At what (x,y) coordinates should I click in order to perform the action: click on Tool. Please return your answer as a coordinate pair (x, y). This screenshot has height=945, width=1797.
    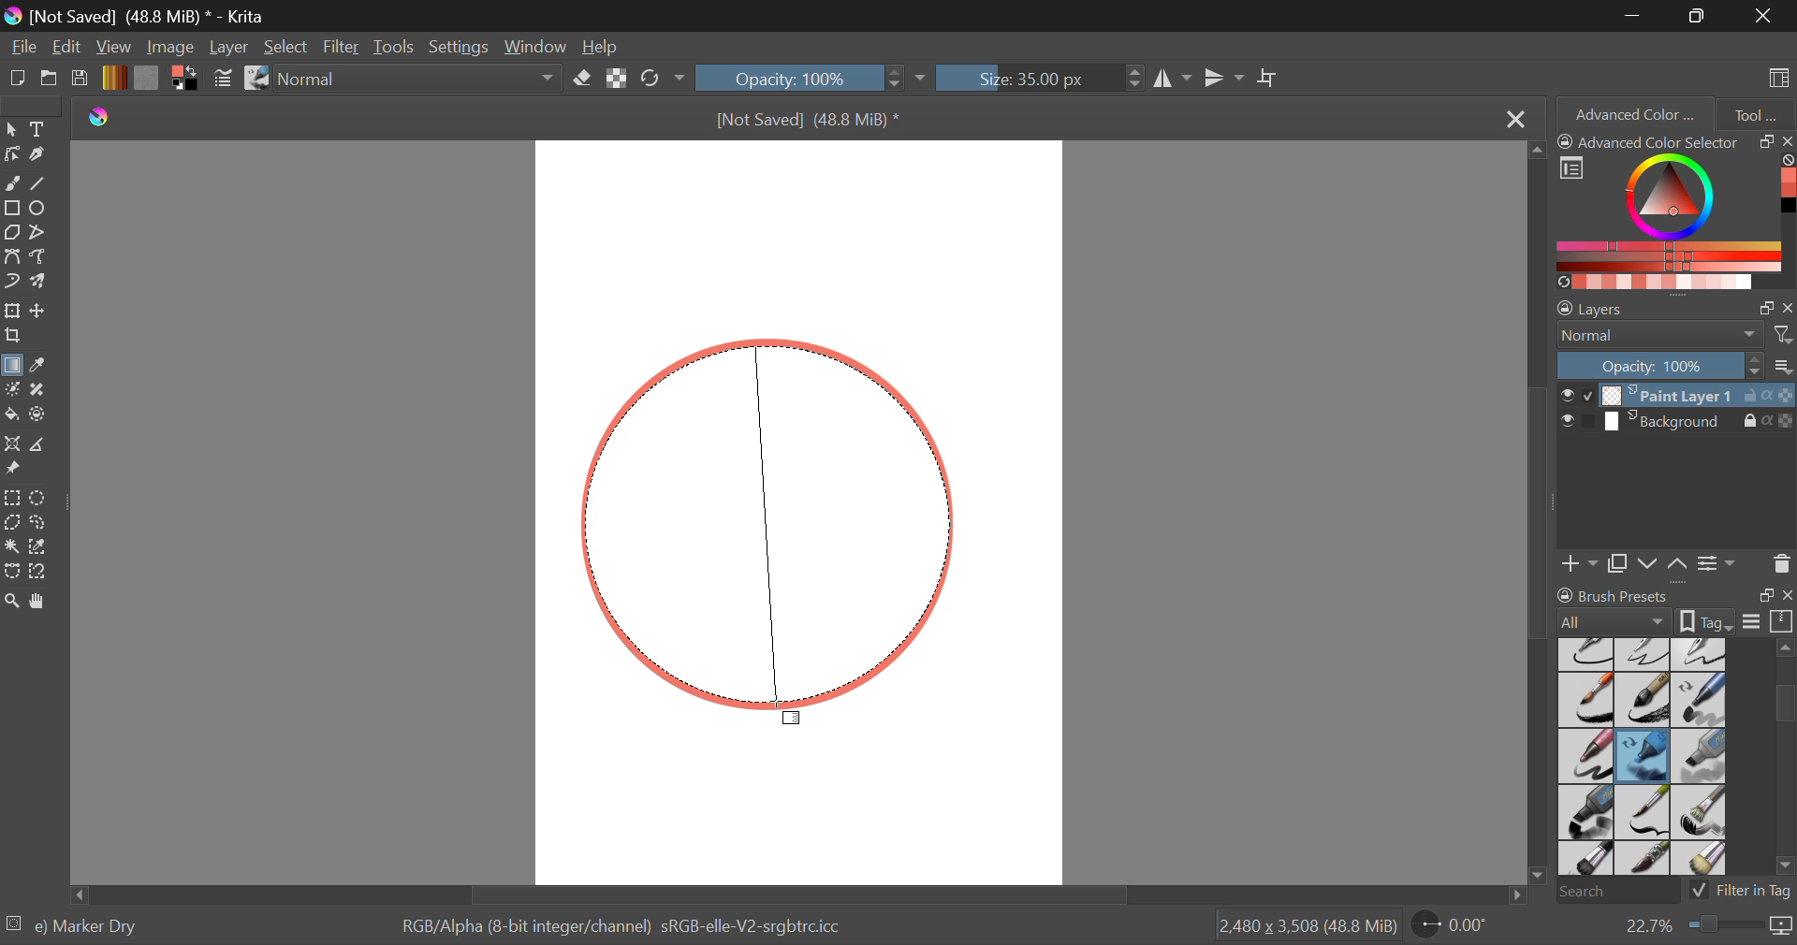
    Looking at the image, I should click on (1756, 112).